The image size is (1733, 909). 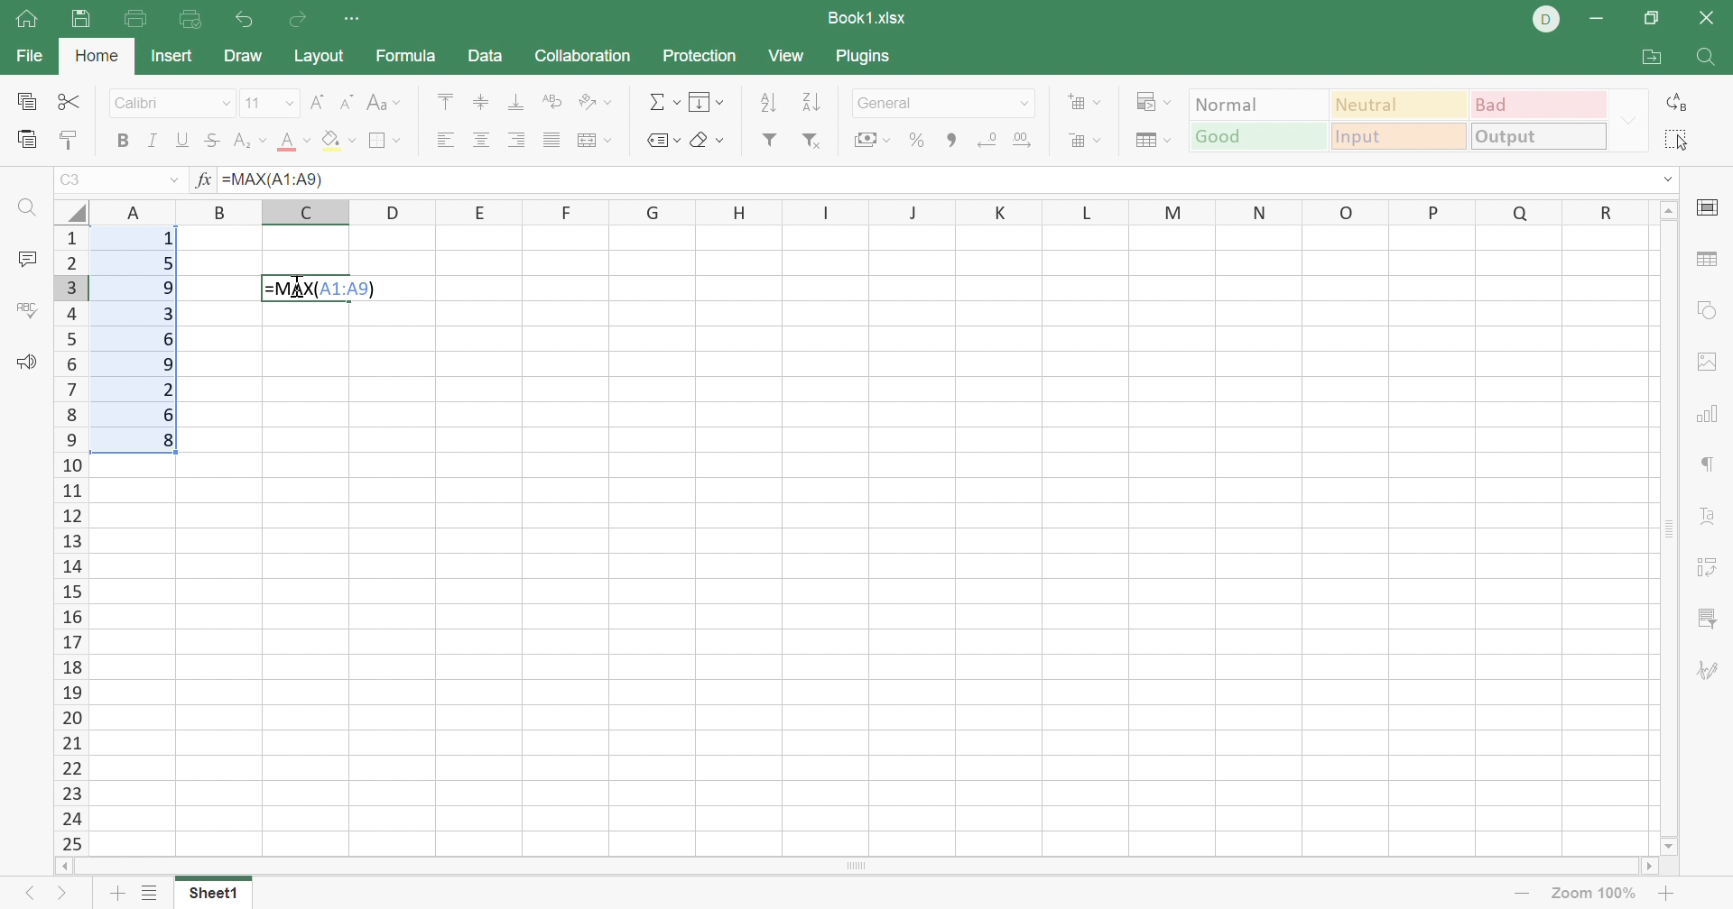 What do you see at coordinates (215, 895) in the screenshot?
I see `Sheet1` at bounding box center [215, 895].